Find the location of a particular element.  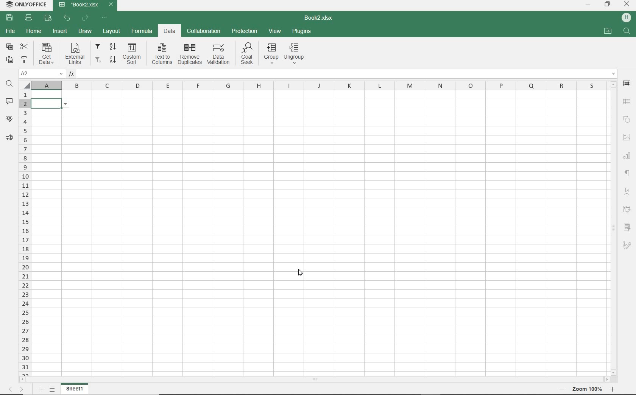

IMAGE is located at coordinates (627, 137).